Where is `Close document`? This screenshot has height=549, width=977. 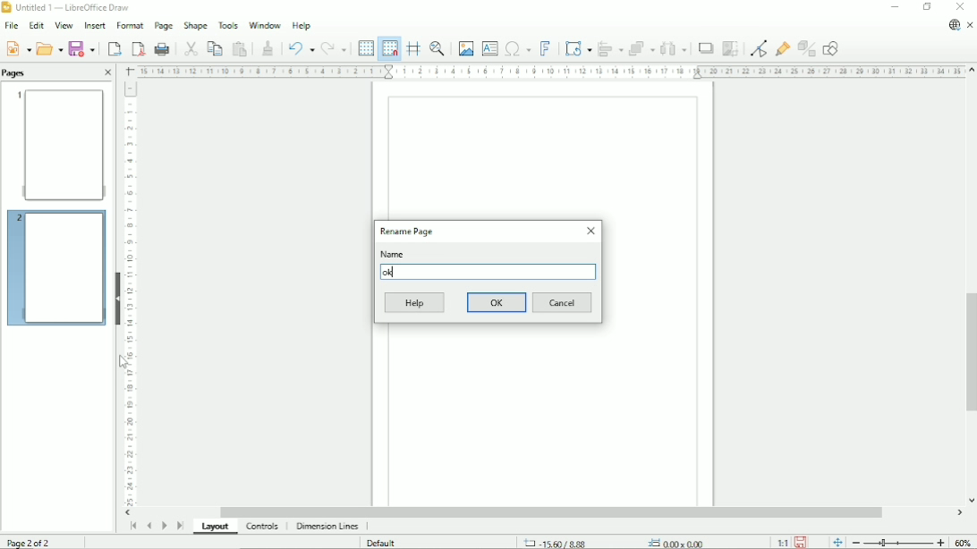 Close document is located at coordinates (971, 26).